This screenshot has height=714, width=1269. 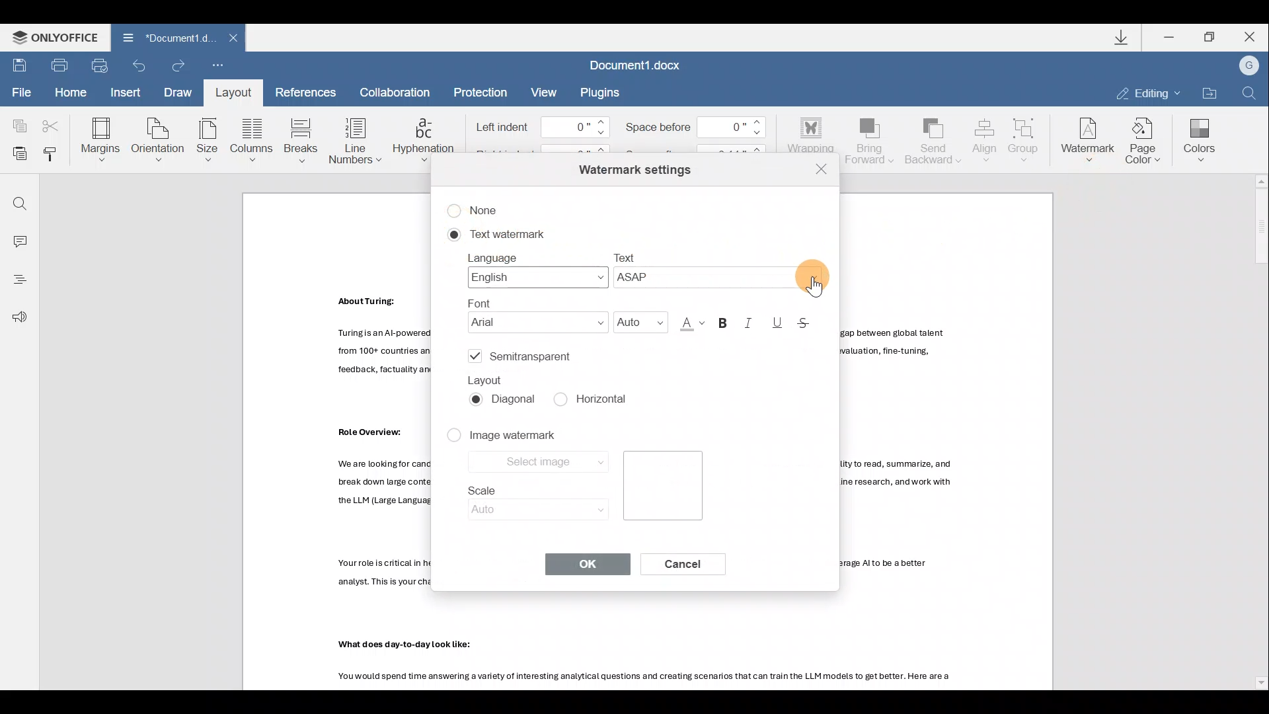 I want to click on Group, so click(x=1028, y=137).